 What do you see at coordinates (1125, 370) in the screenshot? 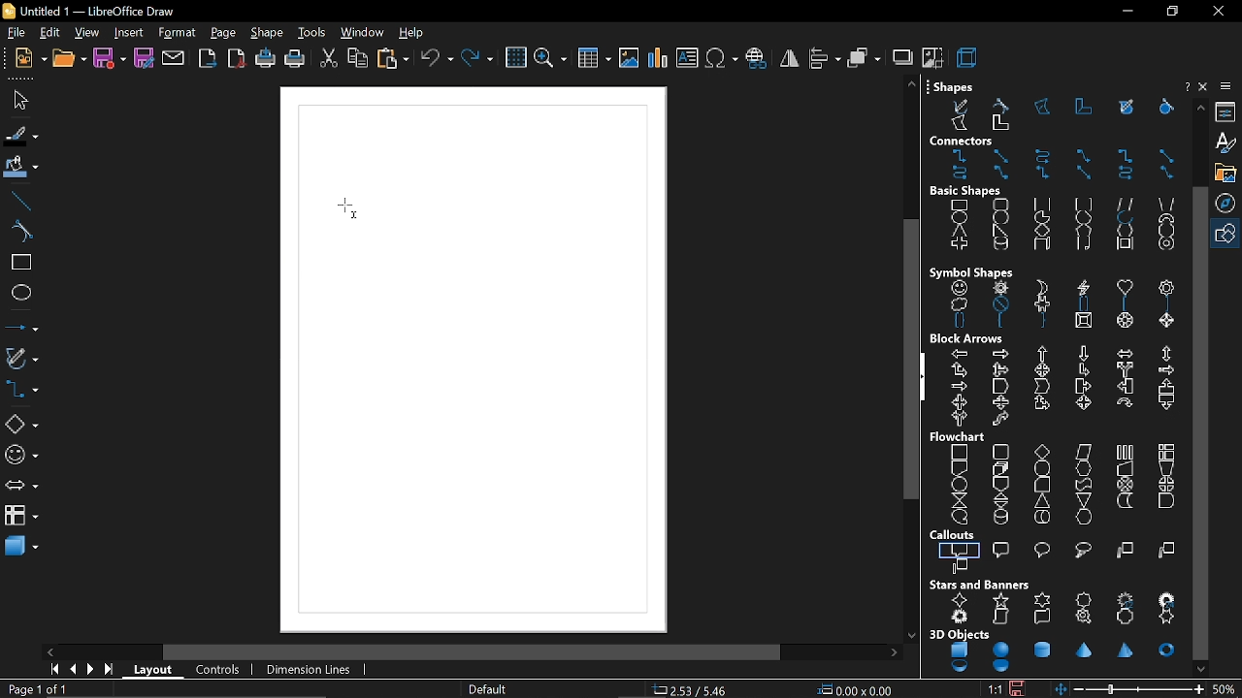
I see `split arrow` at bounding box center [1125, 370].